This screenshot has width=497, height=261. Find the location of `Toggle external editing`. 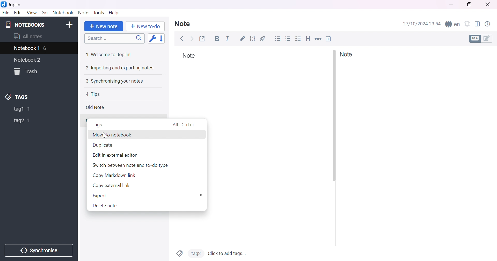

Toggle external editing is located at coordinates (201, 39).